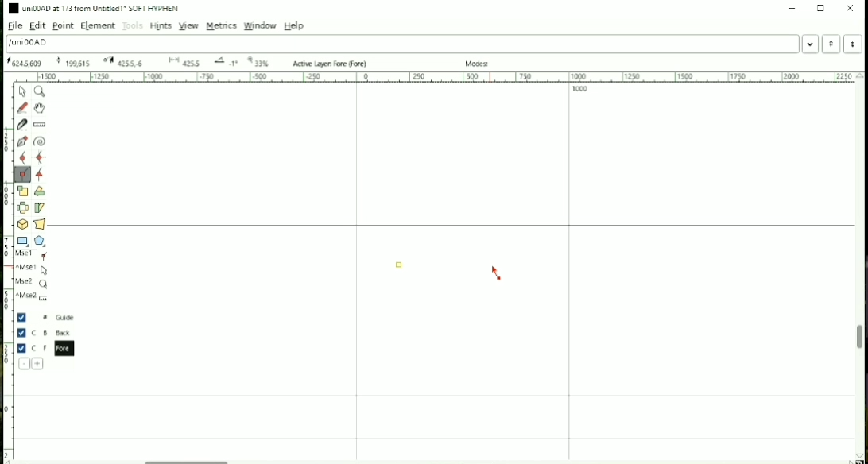  Describe the element at coordinates (831, 44) in the screenshot. I see `Previous word` at that location.